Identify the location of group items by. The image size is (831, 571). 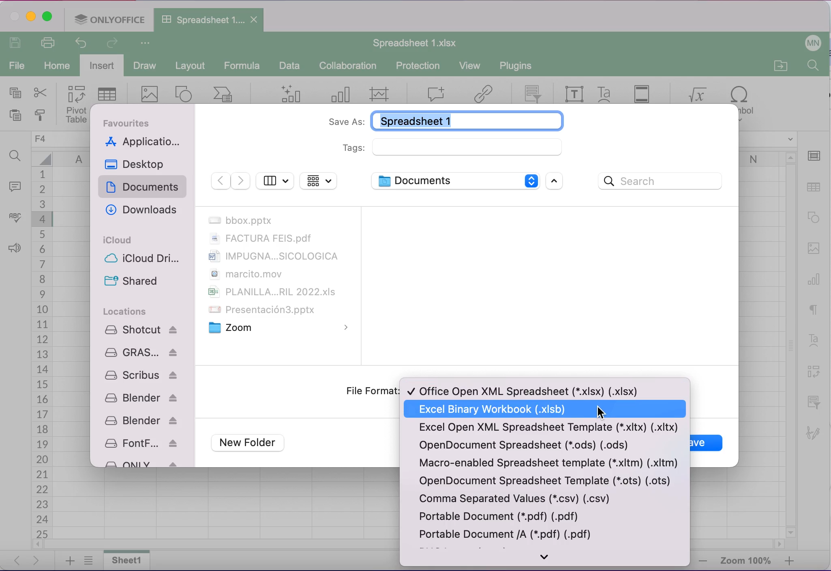
(319, 181).